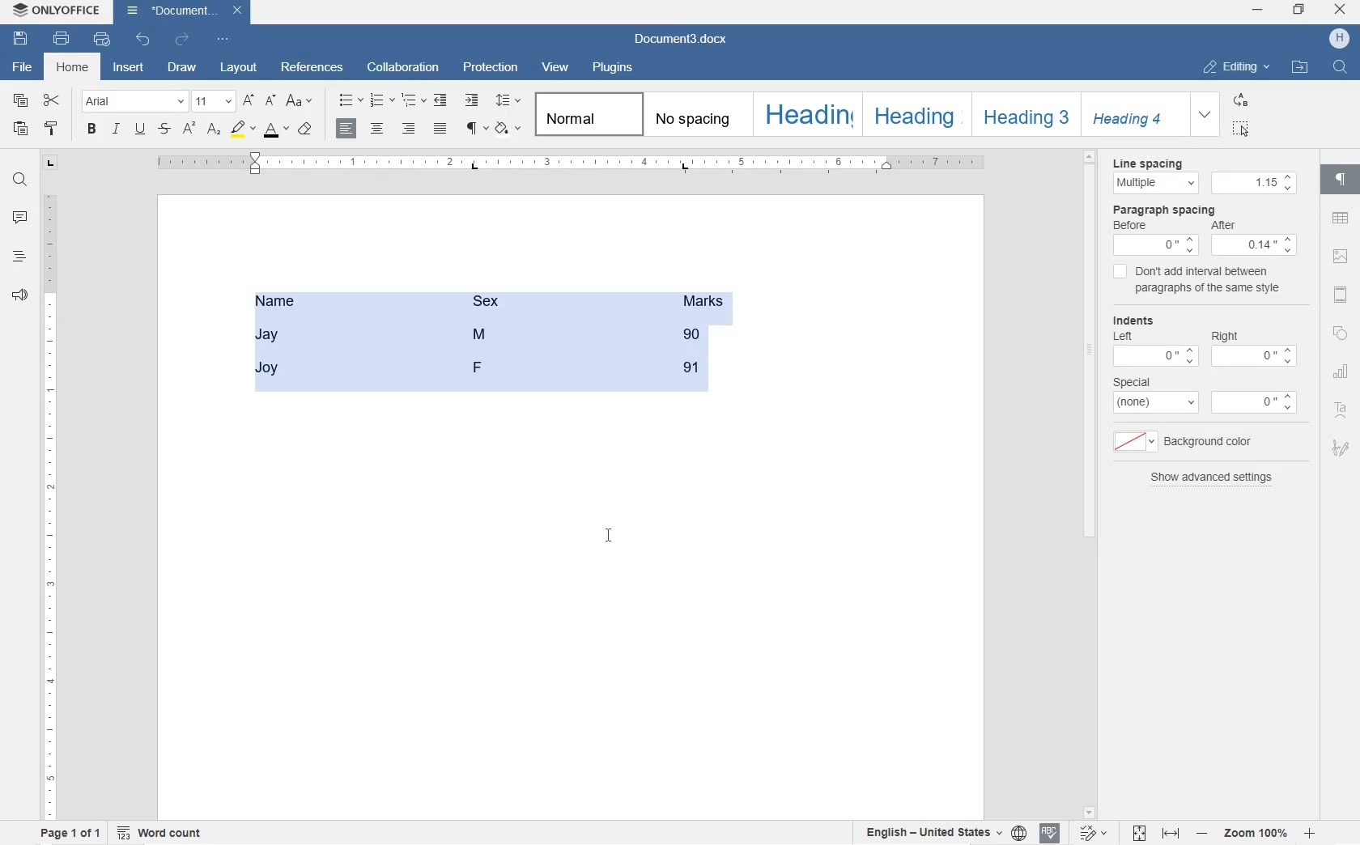  What do you see at coordinates (61, 38) in the screenshot?
I see `PRINT` at bounding box center [61, 38].